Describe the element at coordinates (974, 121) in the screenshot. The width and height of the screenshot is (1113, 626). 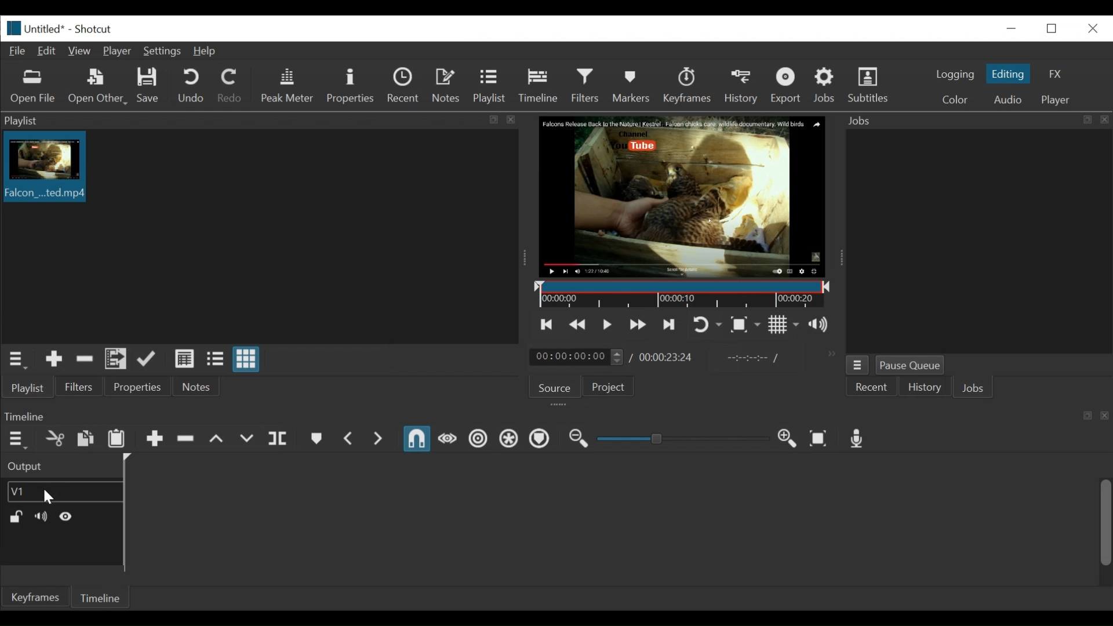
I see `Jobs Panel` at that location.